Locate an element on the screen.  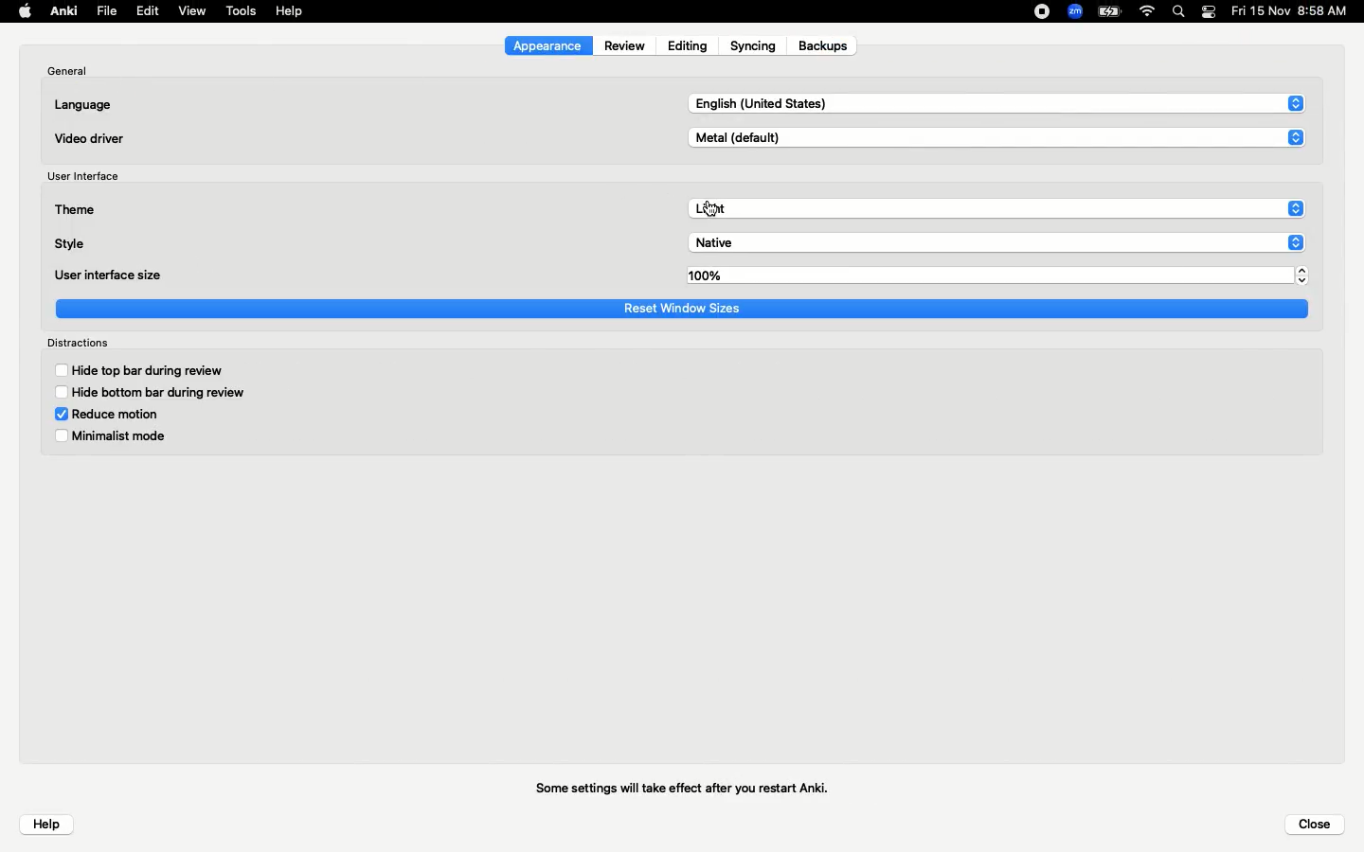
Hide top bar during review is located at coordinates (139, 370).